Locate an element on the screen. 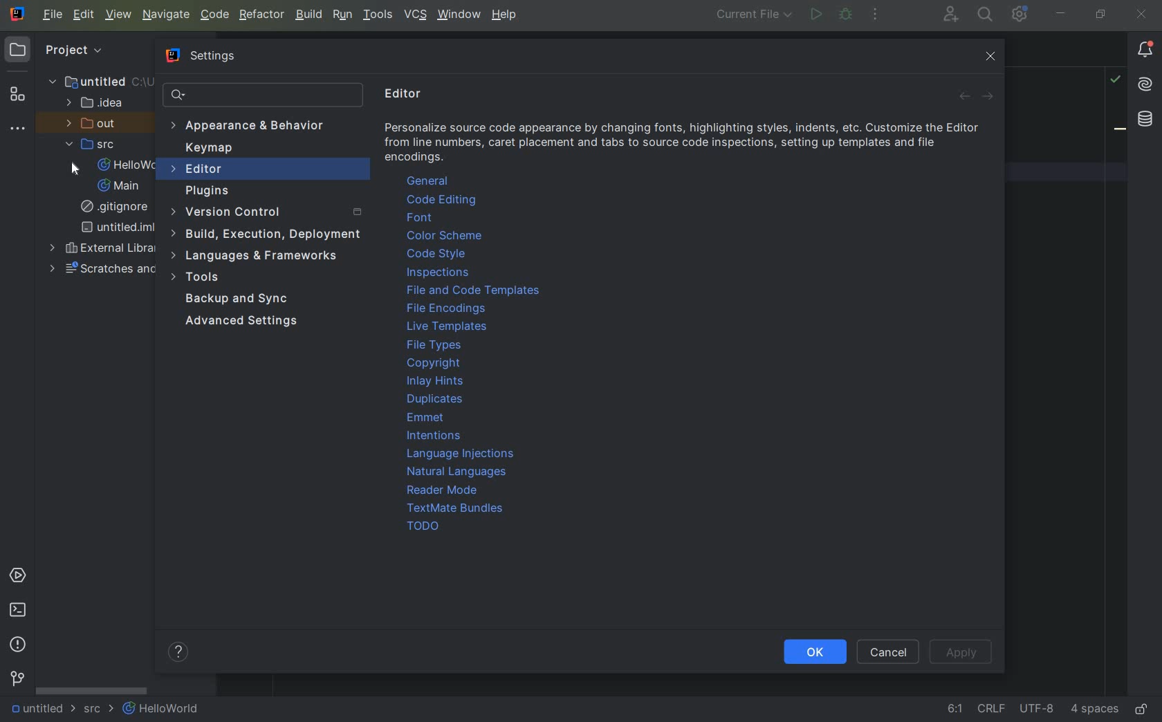  IDEA is located at coordinates (99, 104).